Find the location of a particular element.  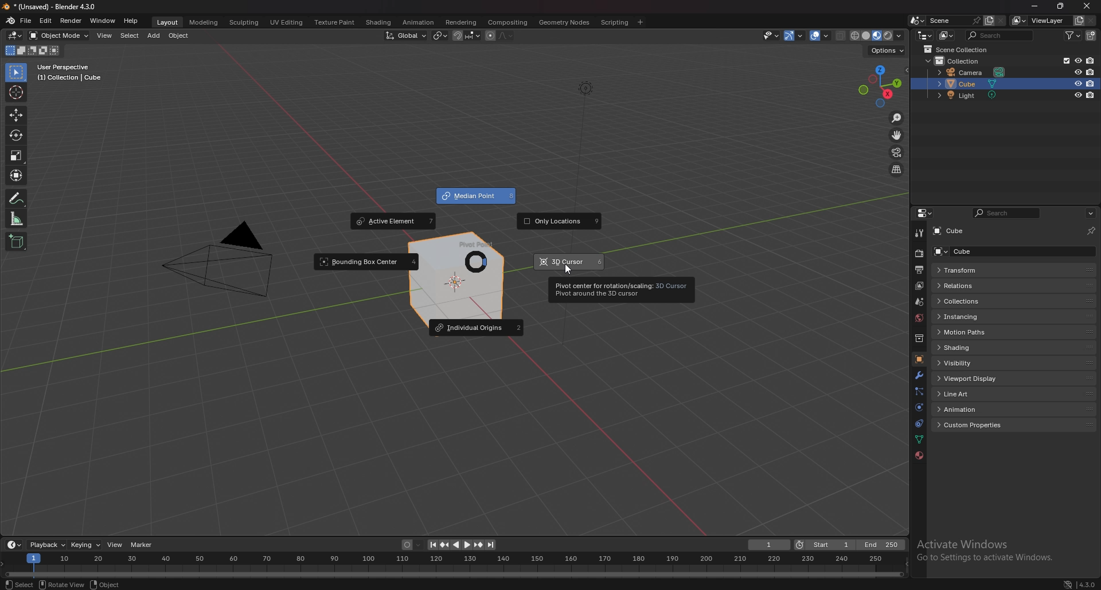

modeling is located at coordinates (204, 22).